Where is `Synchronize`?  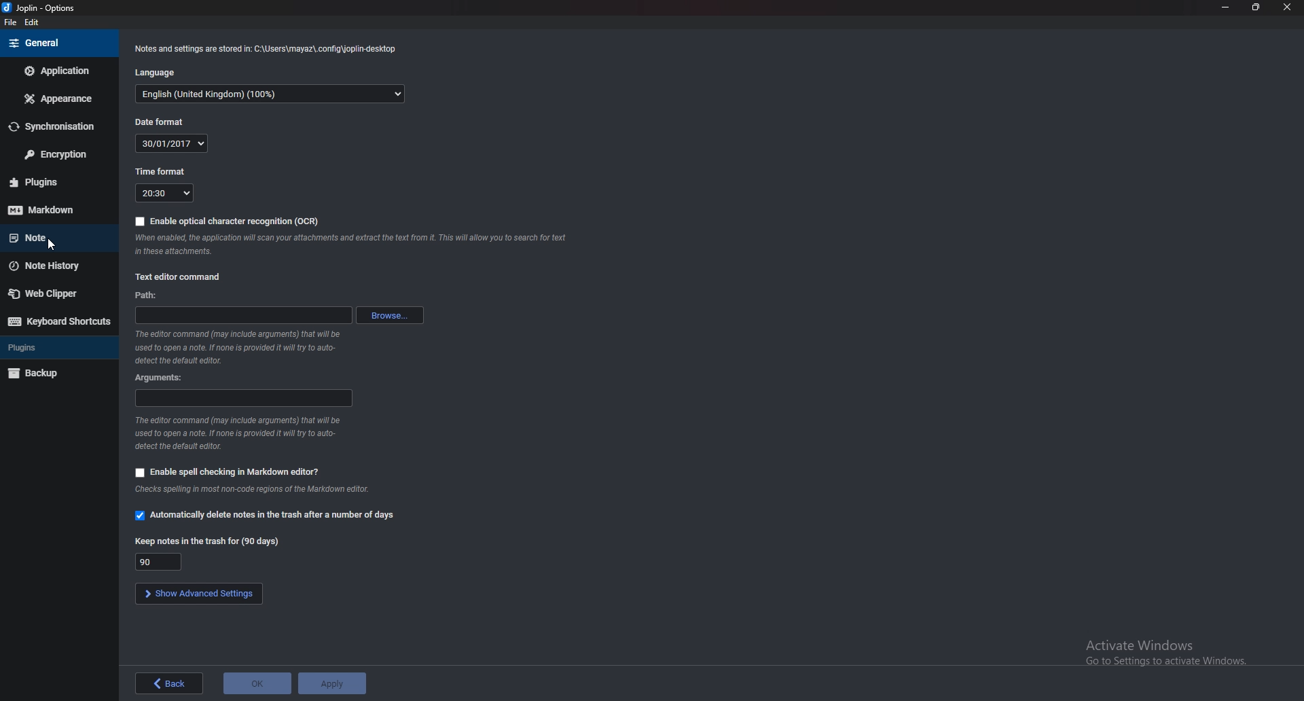 Synchronize is located at coordinates (55, 127).